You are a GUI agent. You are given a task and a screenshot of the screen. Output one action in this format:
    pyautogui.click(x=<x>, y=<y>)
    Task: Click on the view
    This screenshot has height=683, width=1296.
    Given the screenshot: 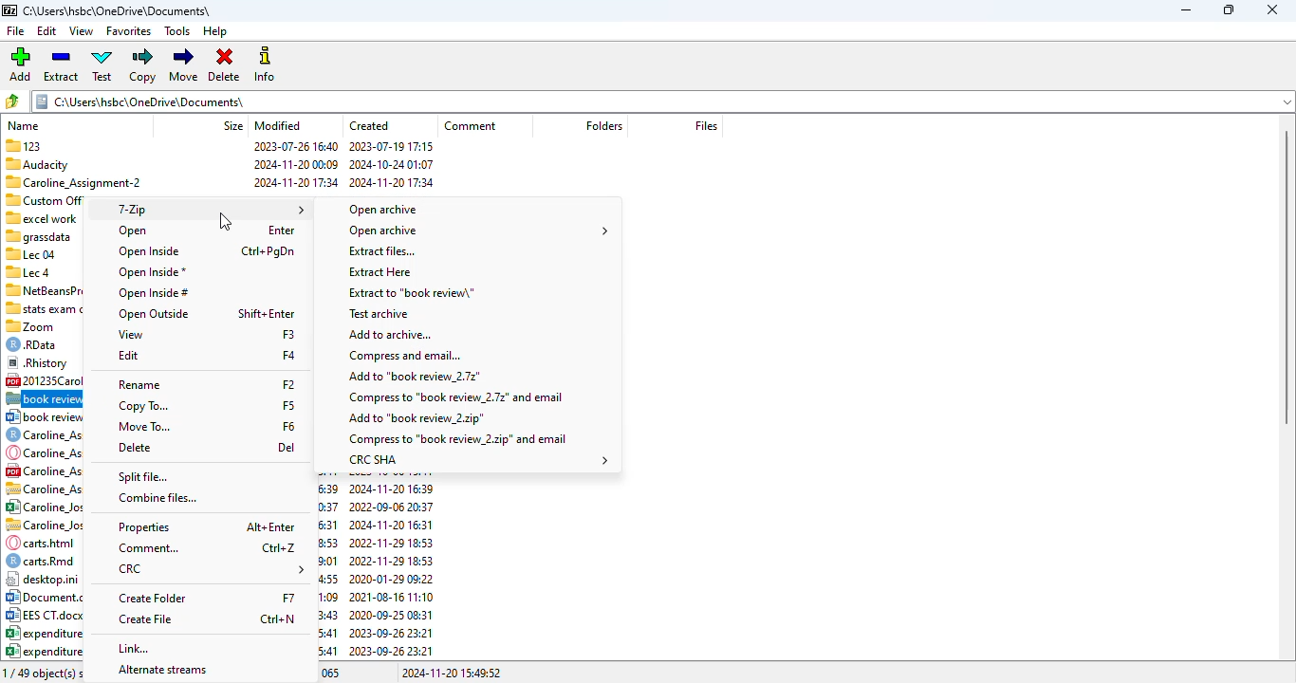 What is the action you would take?
    pyautogui.click(x=81, y=31)
    